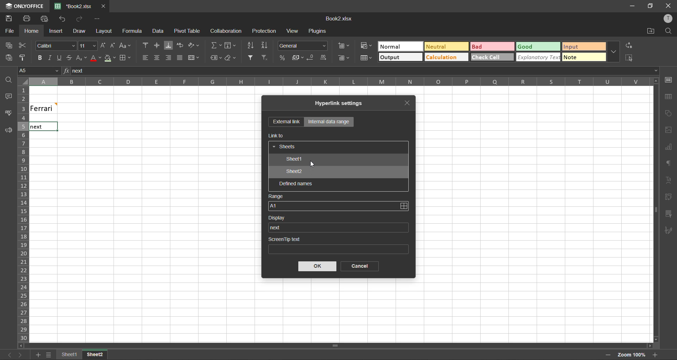  Describe the element at coordinates (629, 58) in the screenshot. I see `select all` at that location.